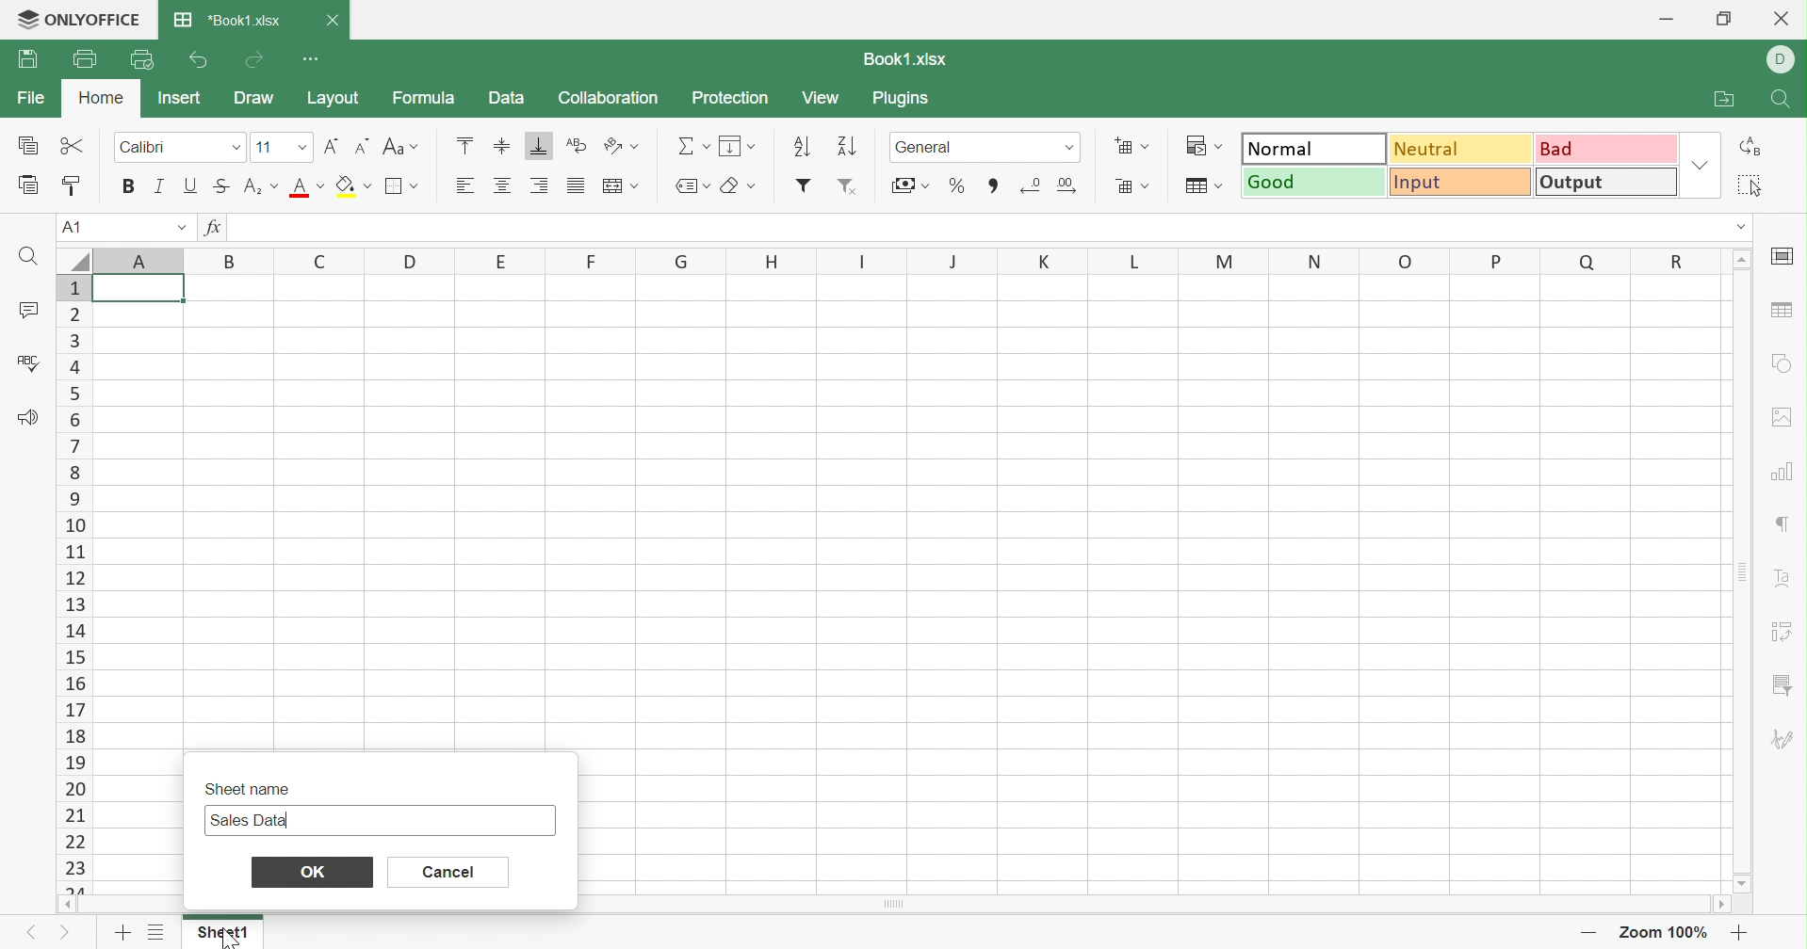  I want to click on General, so click(938, 145).